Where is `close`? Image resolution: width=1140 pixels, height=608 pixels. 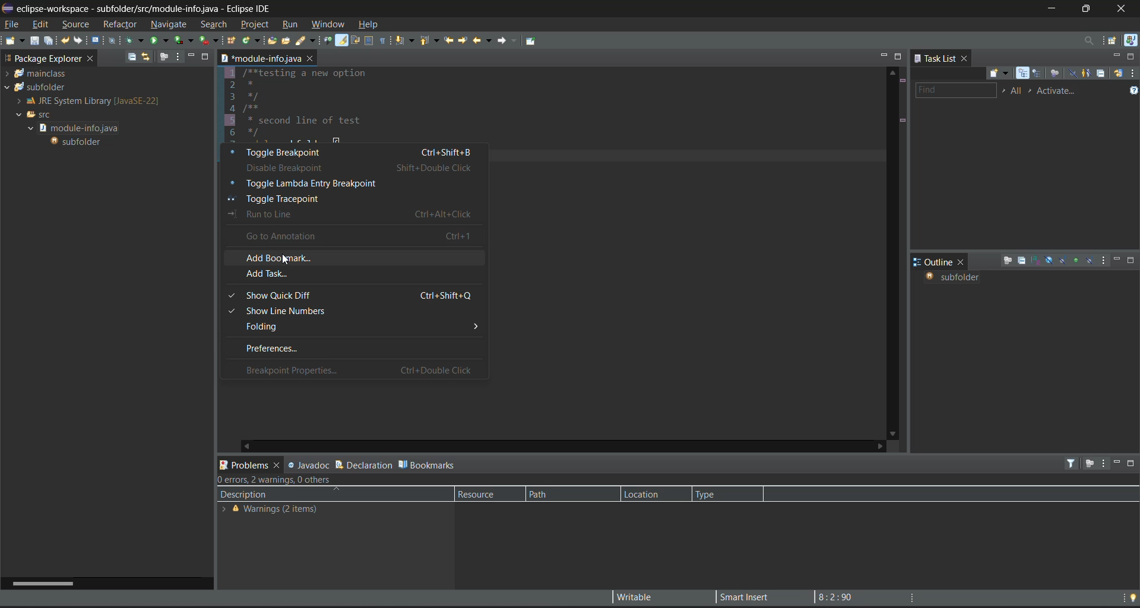 close is located at coordinates (964, 262).